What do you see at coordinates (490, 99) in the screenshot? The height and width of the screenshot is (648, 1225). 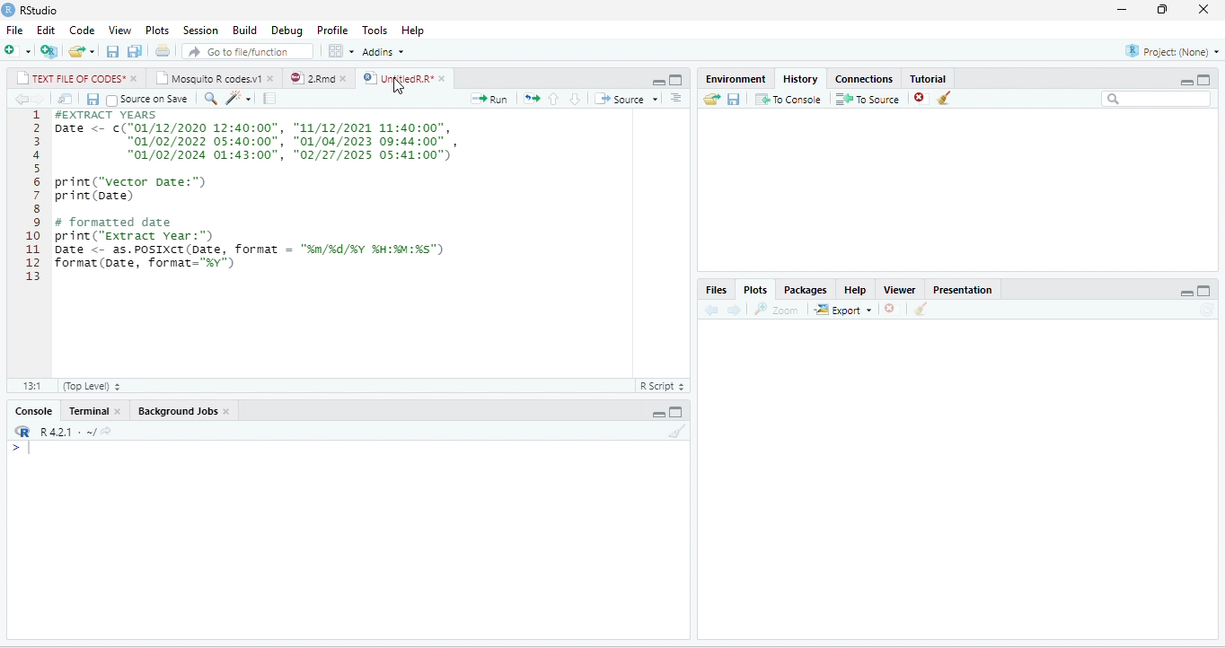 I see `run` at bounding box center [490, 99].